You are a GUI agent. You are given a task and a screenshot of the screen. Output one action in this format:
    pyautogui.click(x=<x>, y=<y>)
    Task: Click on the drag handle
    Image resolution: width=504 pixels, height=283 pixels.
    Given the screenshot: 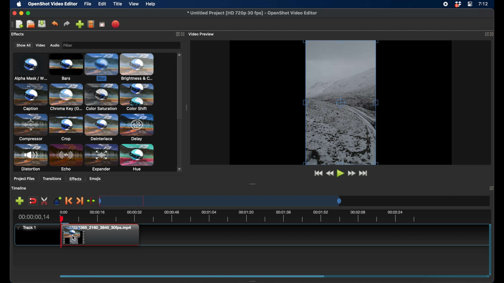 What is the action you would take?
    pyautogui.click(x=253, y=184)
    